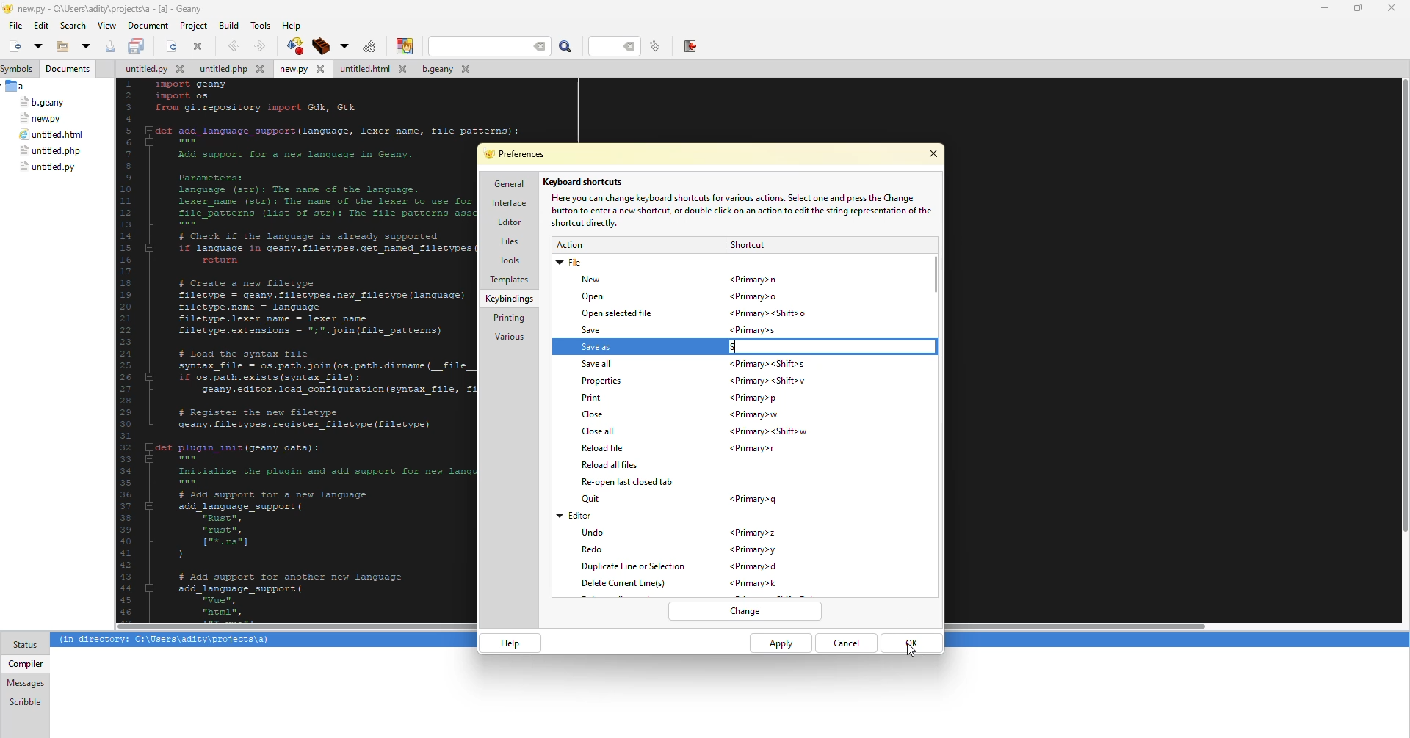  I want to click on line number, so click(618, 45).